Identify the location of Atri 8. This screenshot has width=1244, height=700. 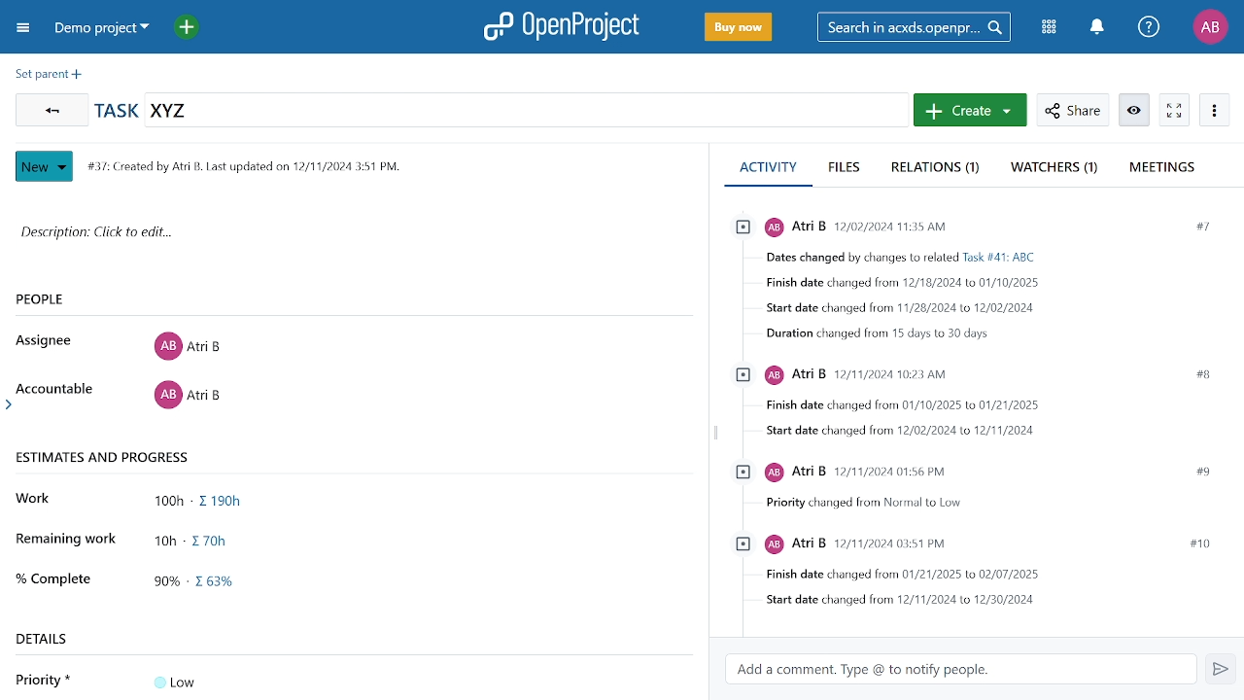
(192, 393).